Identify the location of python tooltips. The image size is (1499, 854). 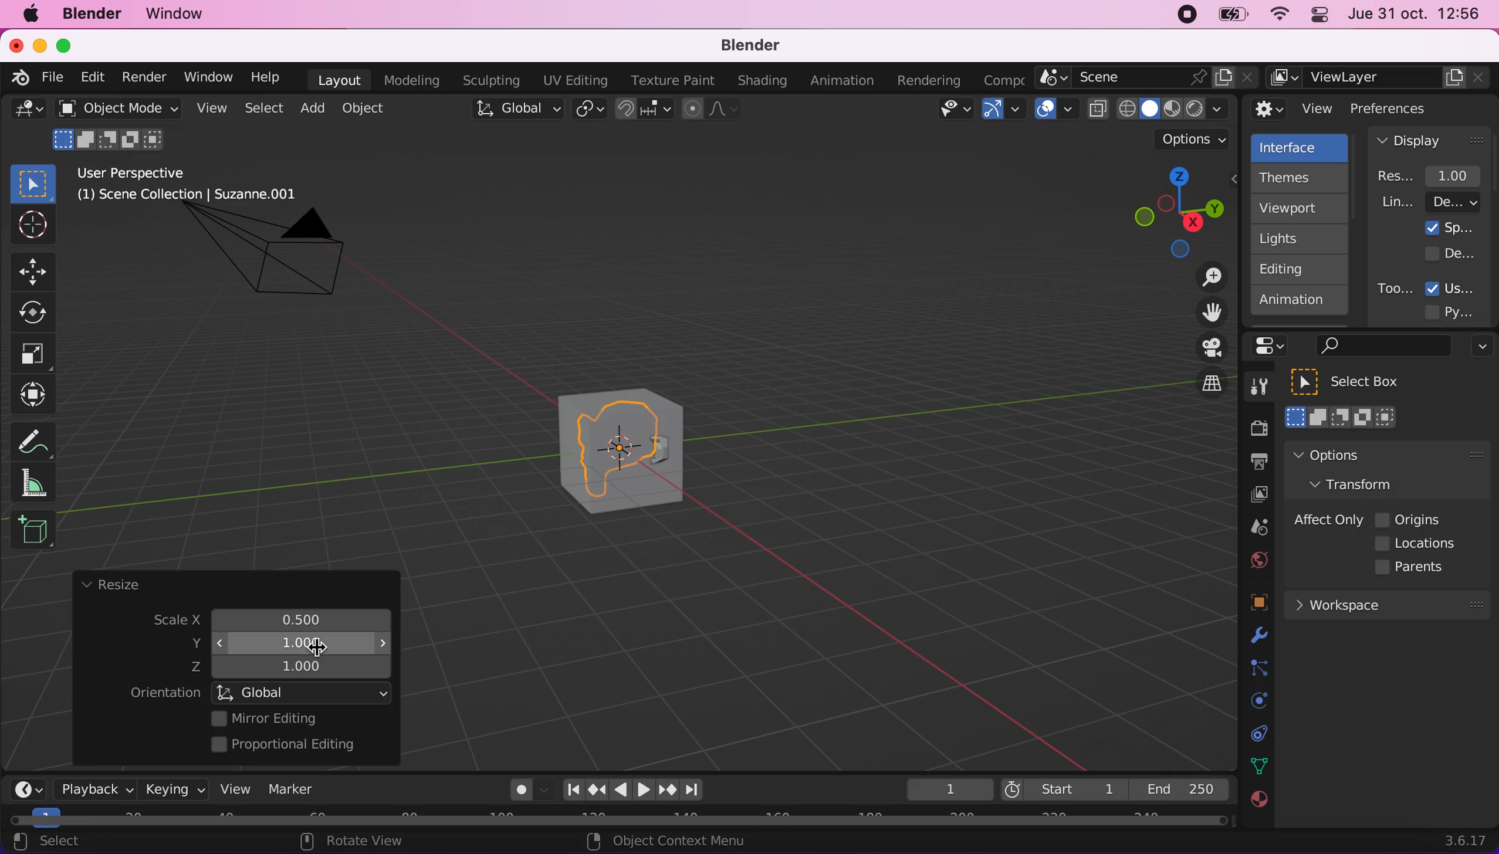
(1463, 310).